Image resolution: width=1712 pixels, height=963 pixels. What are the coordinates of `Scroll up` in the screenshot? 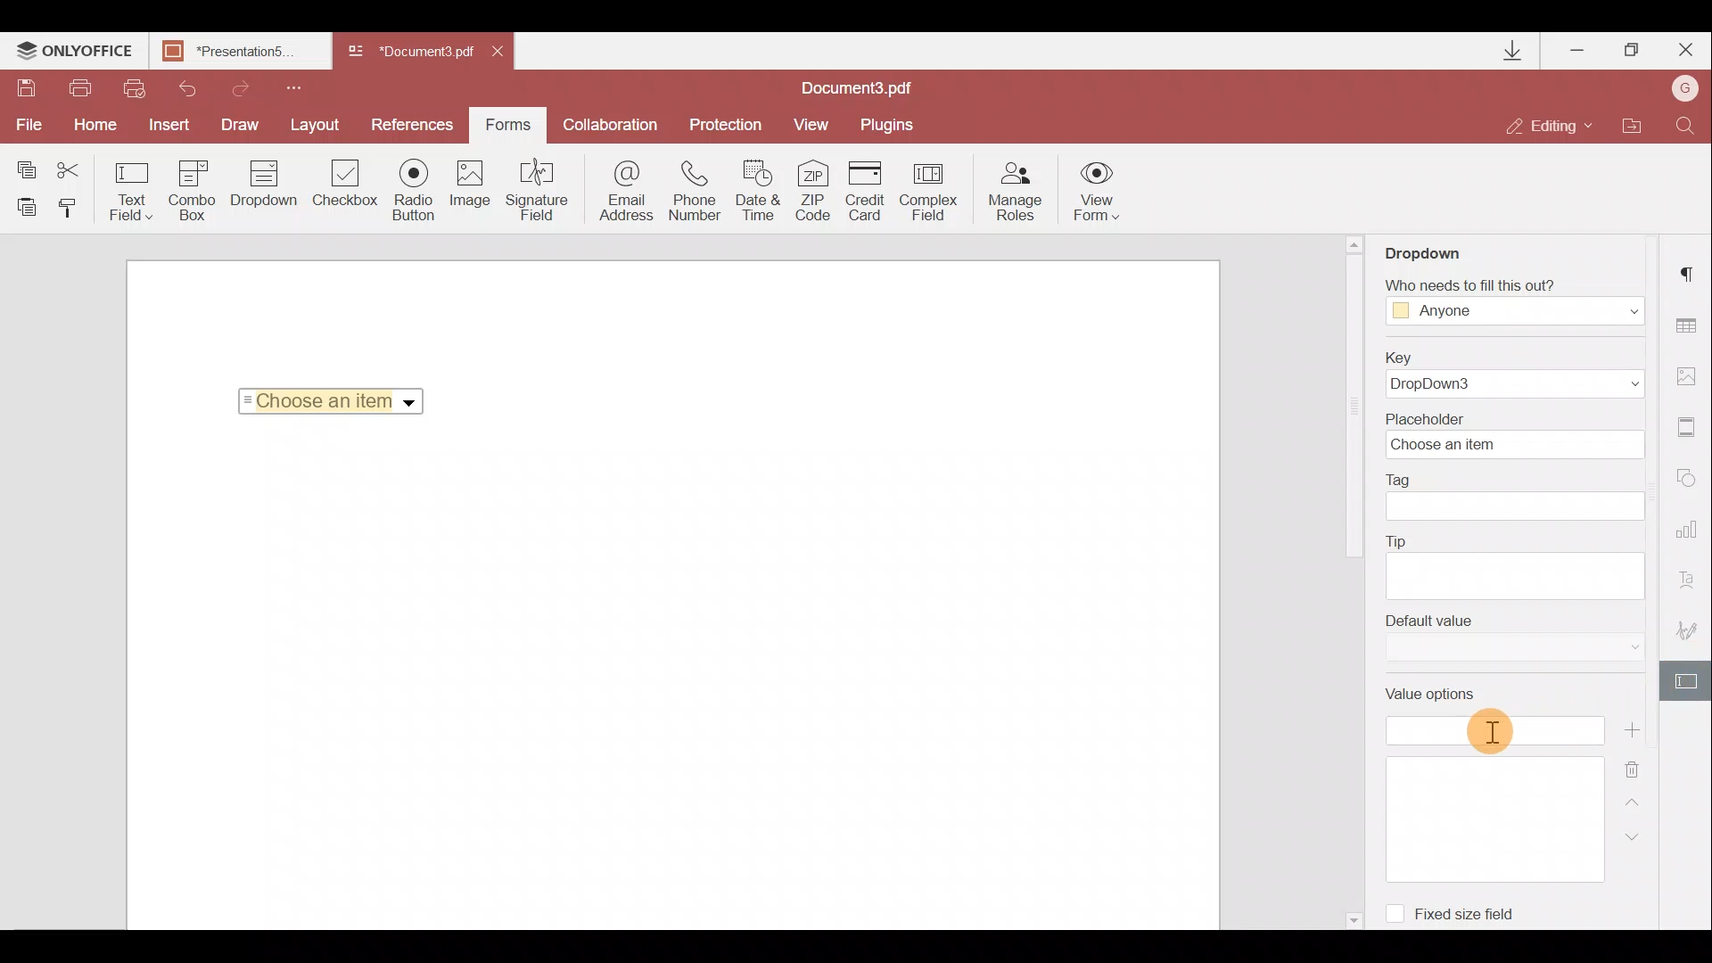 It's located at (1355, 243).